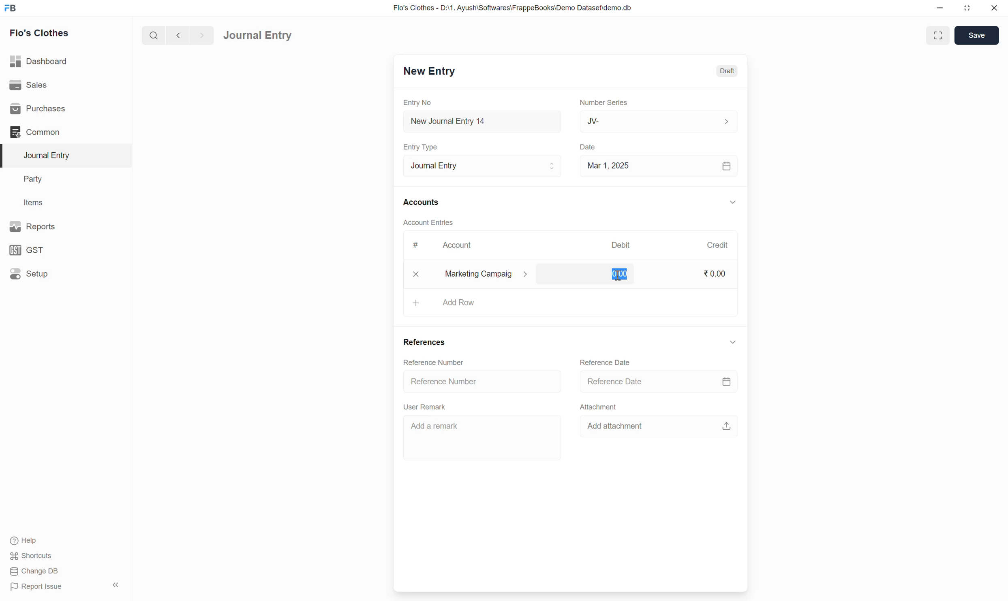 The height and width of the screenshot is (601, 1008). What do you see at coordinates (619, 276) in the screenshot?
I see `cursor` at bounding box center [619, 276].